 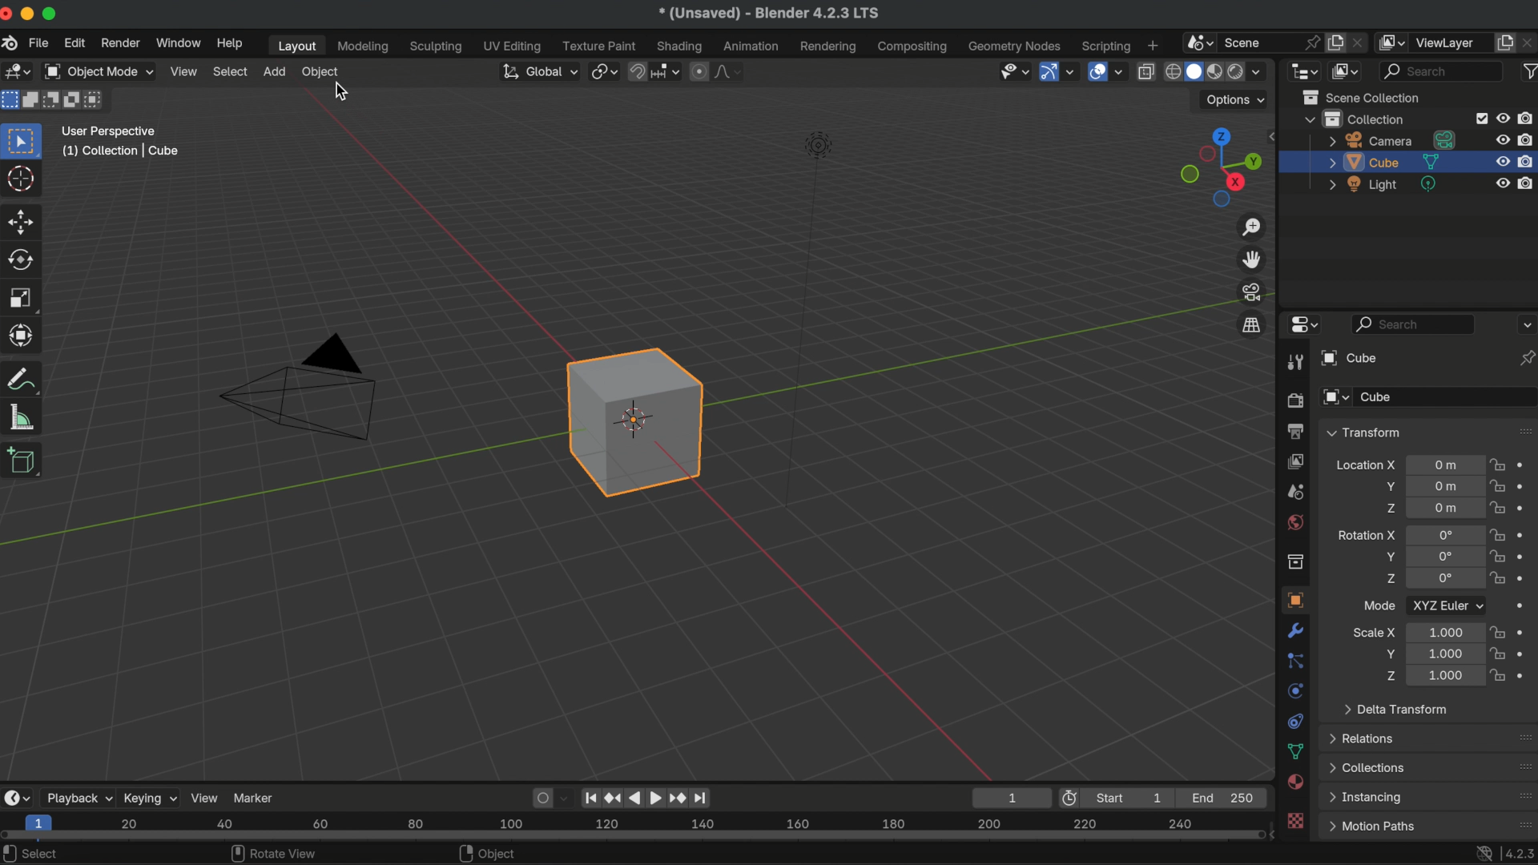 What do you see at coordinates (1501, 162) in the screenshot?
I see `hide in viewport` at bounding box center [1501, 162].